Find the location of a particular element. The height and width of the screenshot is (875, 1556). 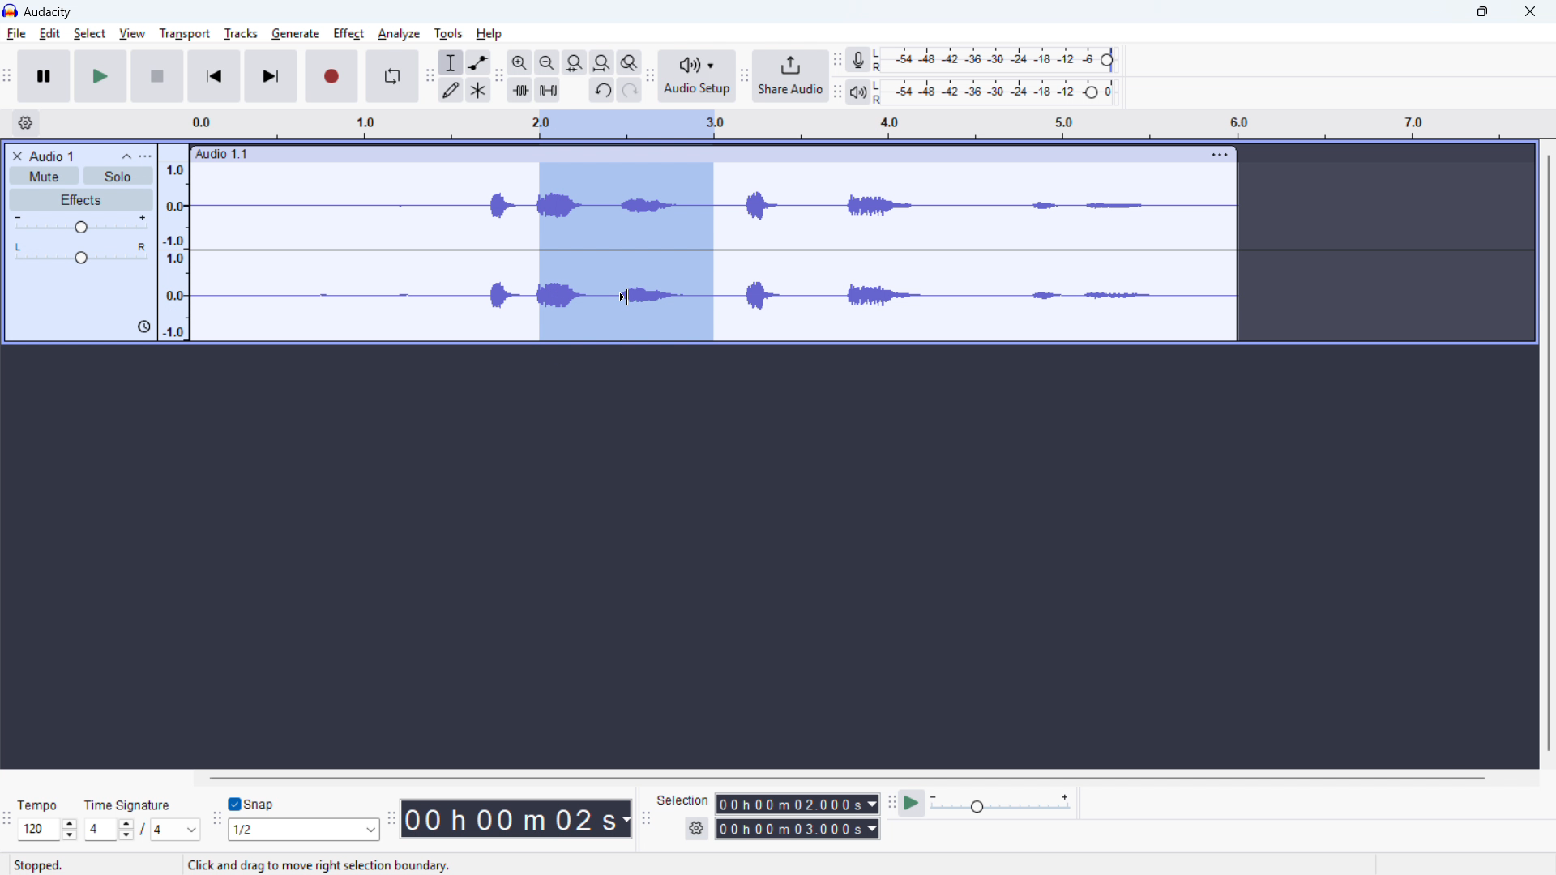

Enable looping is located at coordinates (393, 75).